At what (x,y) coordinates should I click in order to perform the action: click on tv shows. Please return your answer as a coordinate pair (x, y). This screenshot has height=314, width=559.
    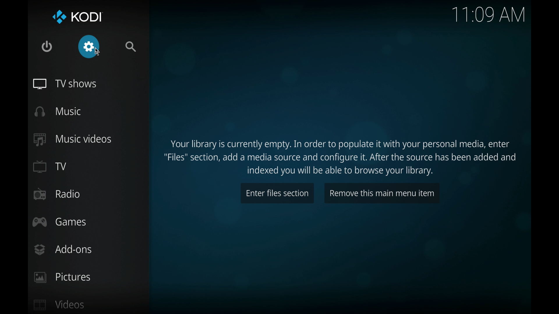
    Looking at the image, I should click on (65, 83).